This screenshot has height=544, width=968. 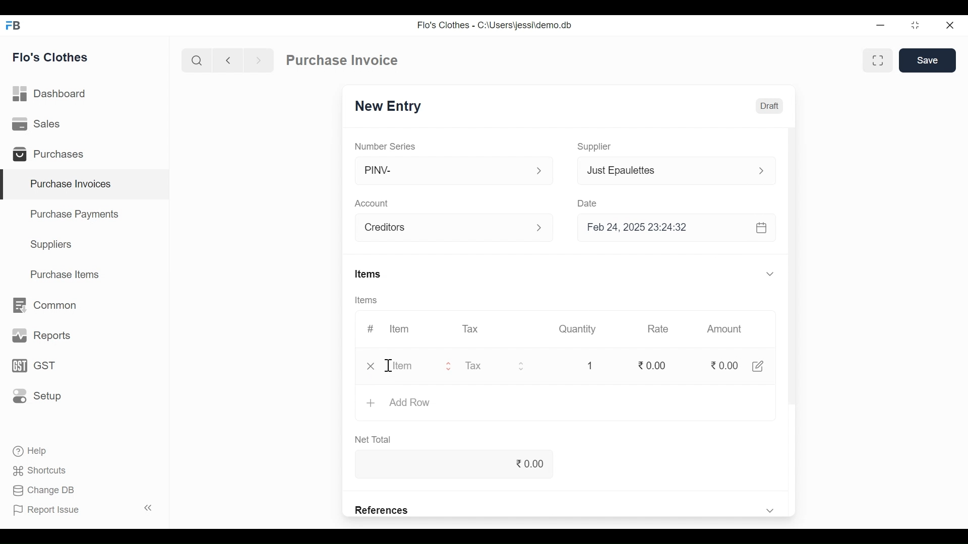 I want to click on 1, so click(x=588, y=366).